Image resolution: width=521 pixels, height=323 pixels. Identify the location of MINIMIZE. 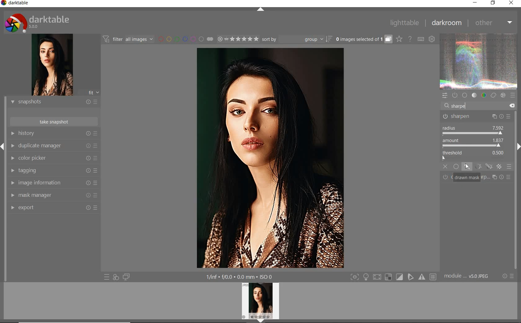
(475, 3).